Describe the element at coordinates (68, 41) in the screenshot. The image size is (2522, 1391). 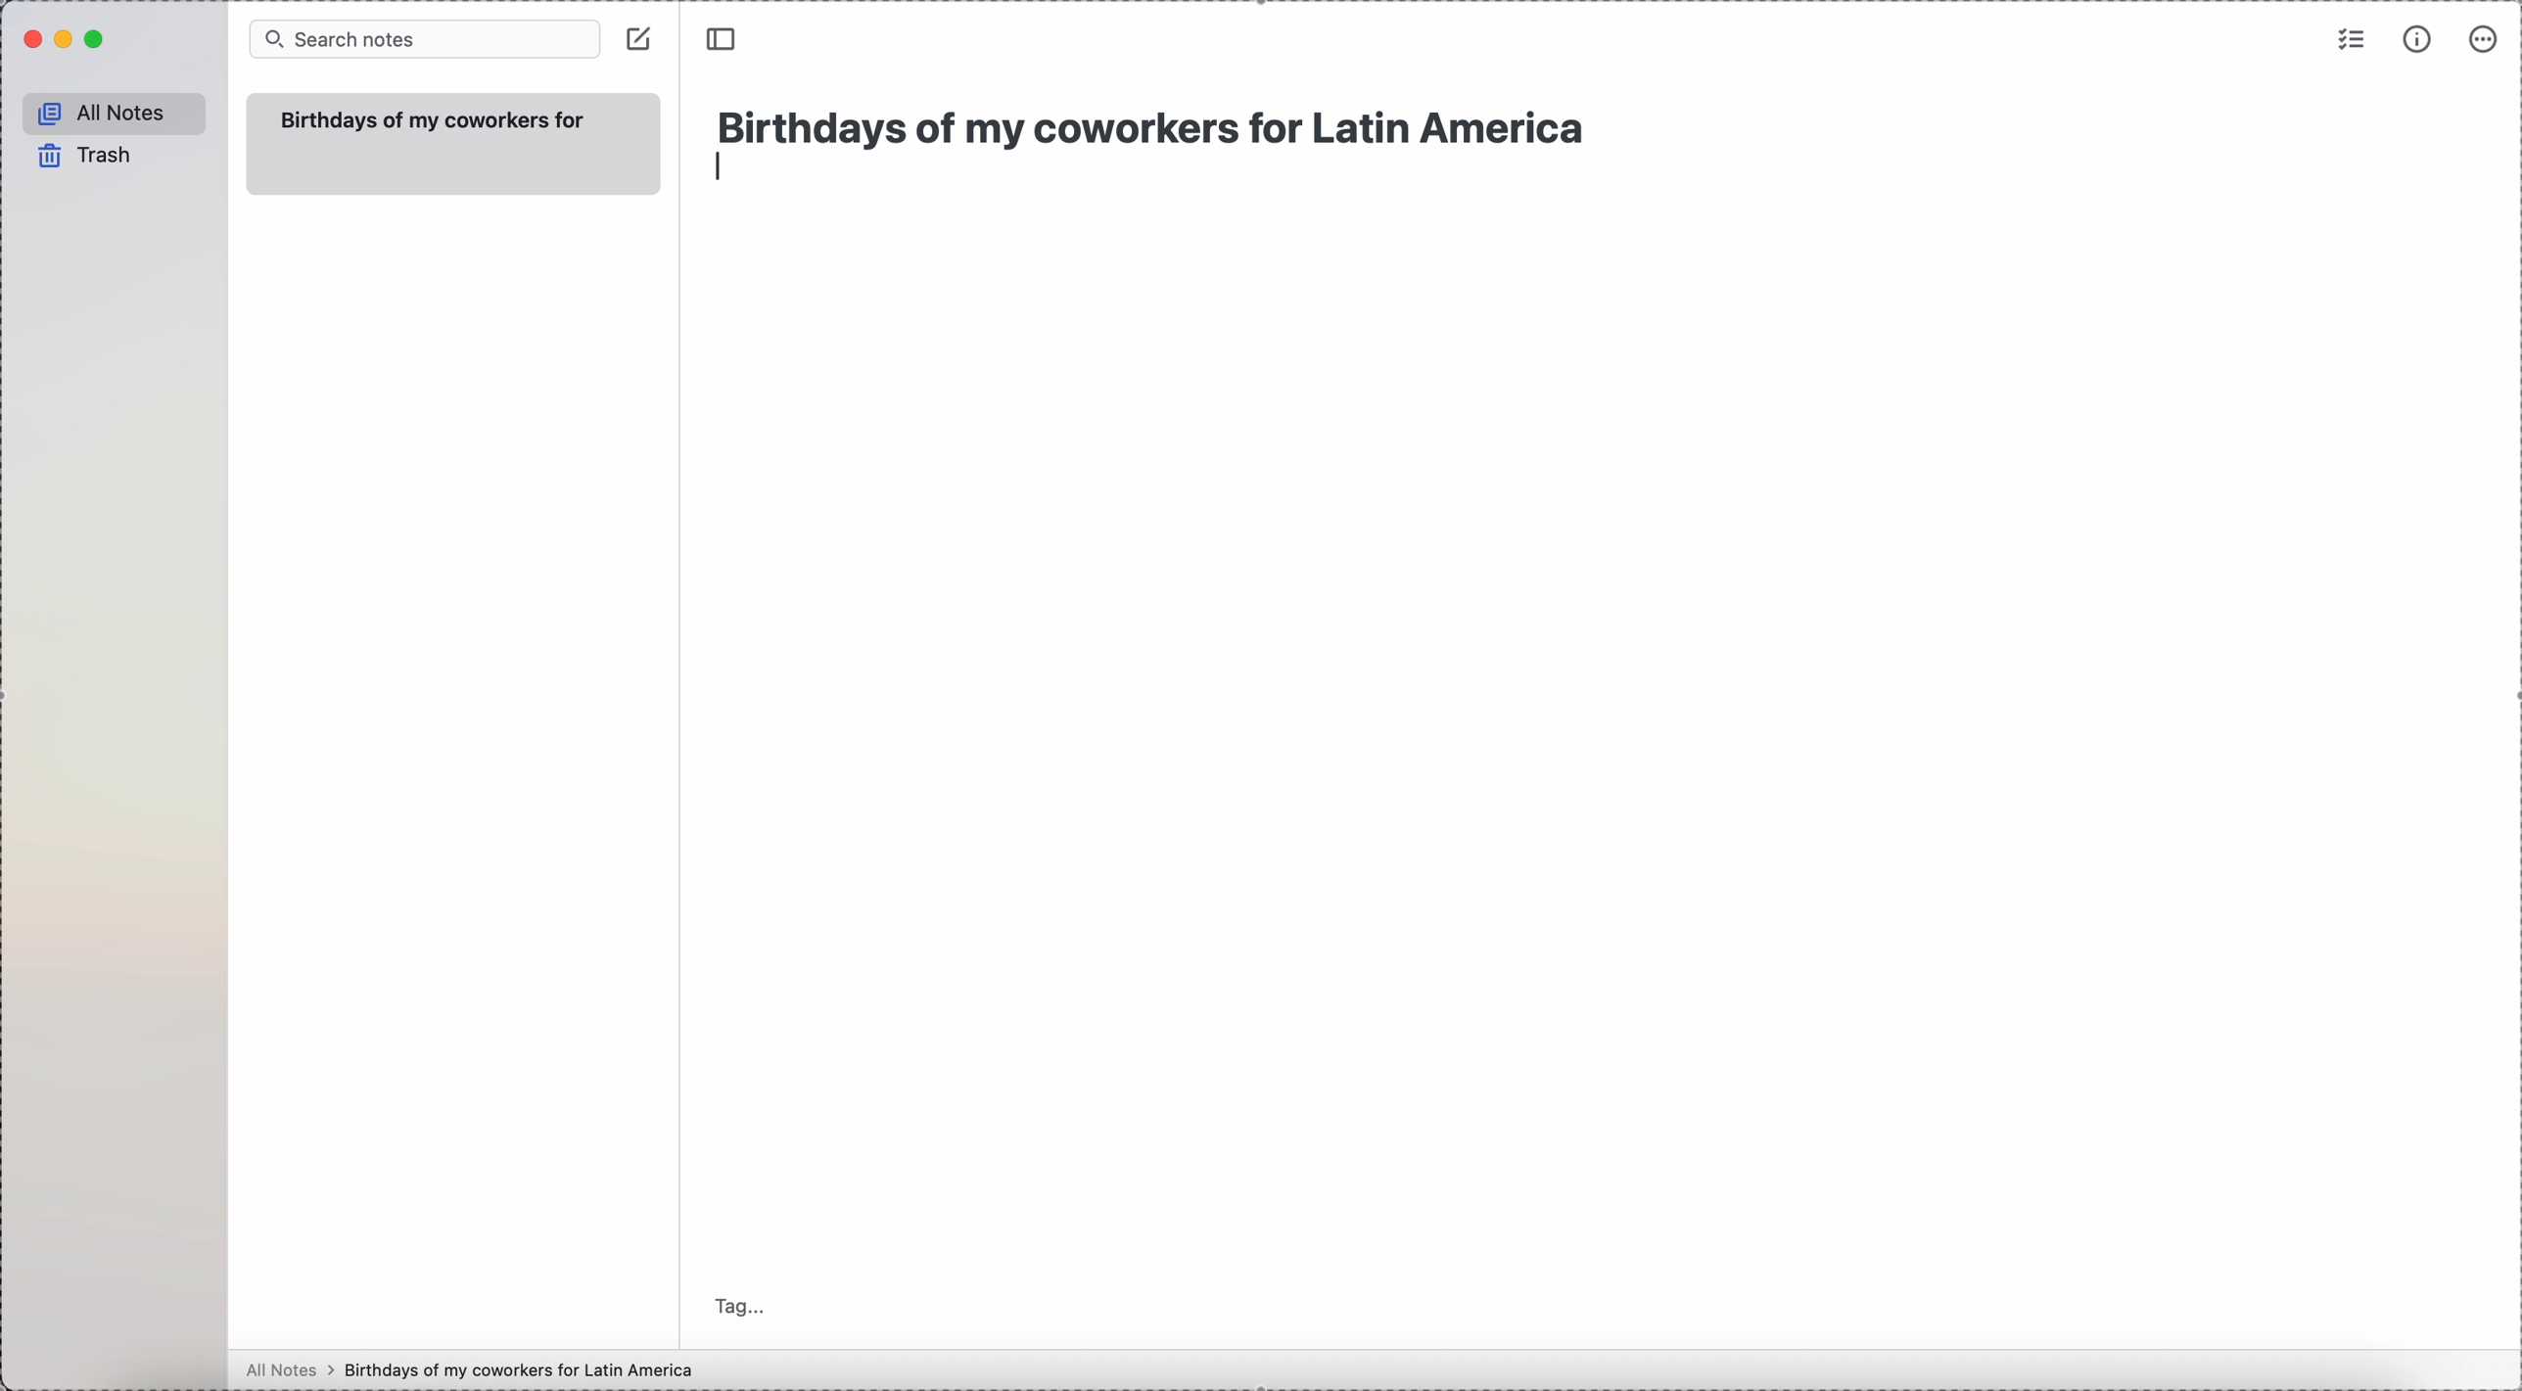
I see `minimize Simplenote` at that location.